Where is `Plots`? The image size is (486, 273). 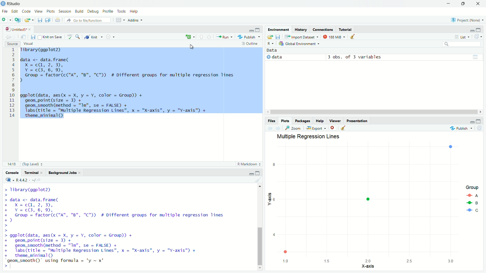
Plots is located at coordinates (51, 12).